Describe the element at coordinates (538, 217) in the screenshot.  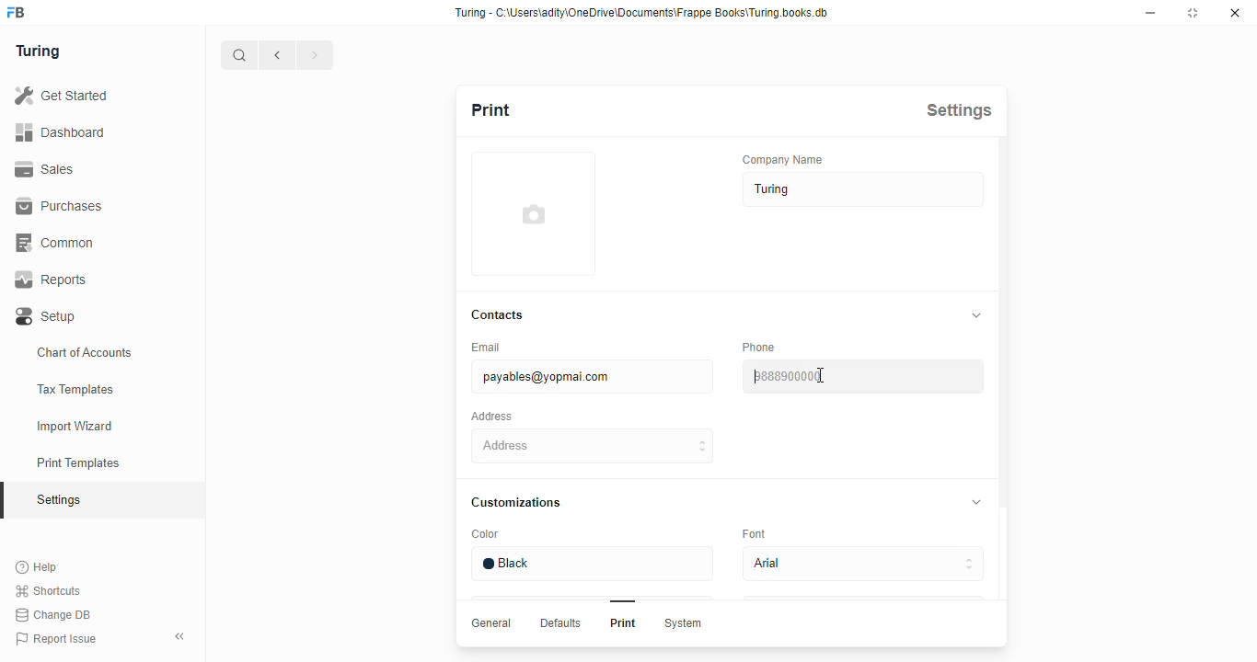
I see `add profile image` at that location.